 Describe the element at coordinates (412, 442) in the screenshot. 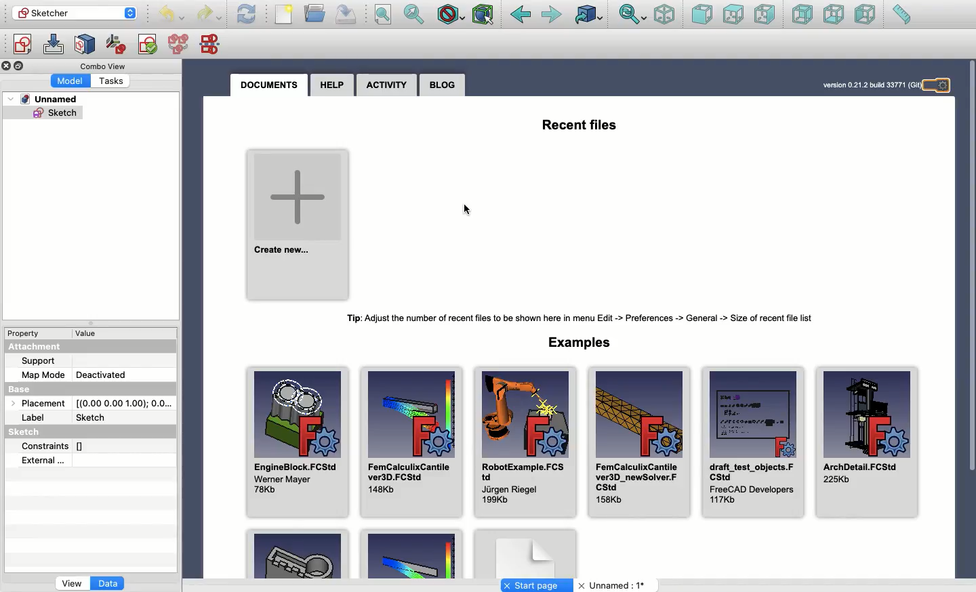

I see `FemCalculixCantile ver3D.FCStd 148Kb` at that location.